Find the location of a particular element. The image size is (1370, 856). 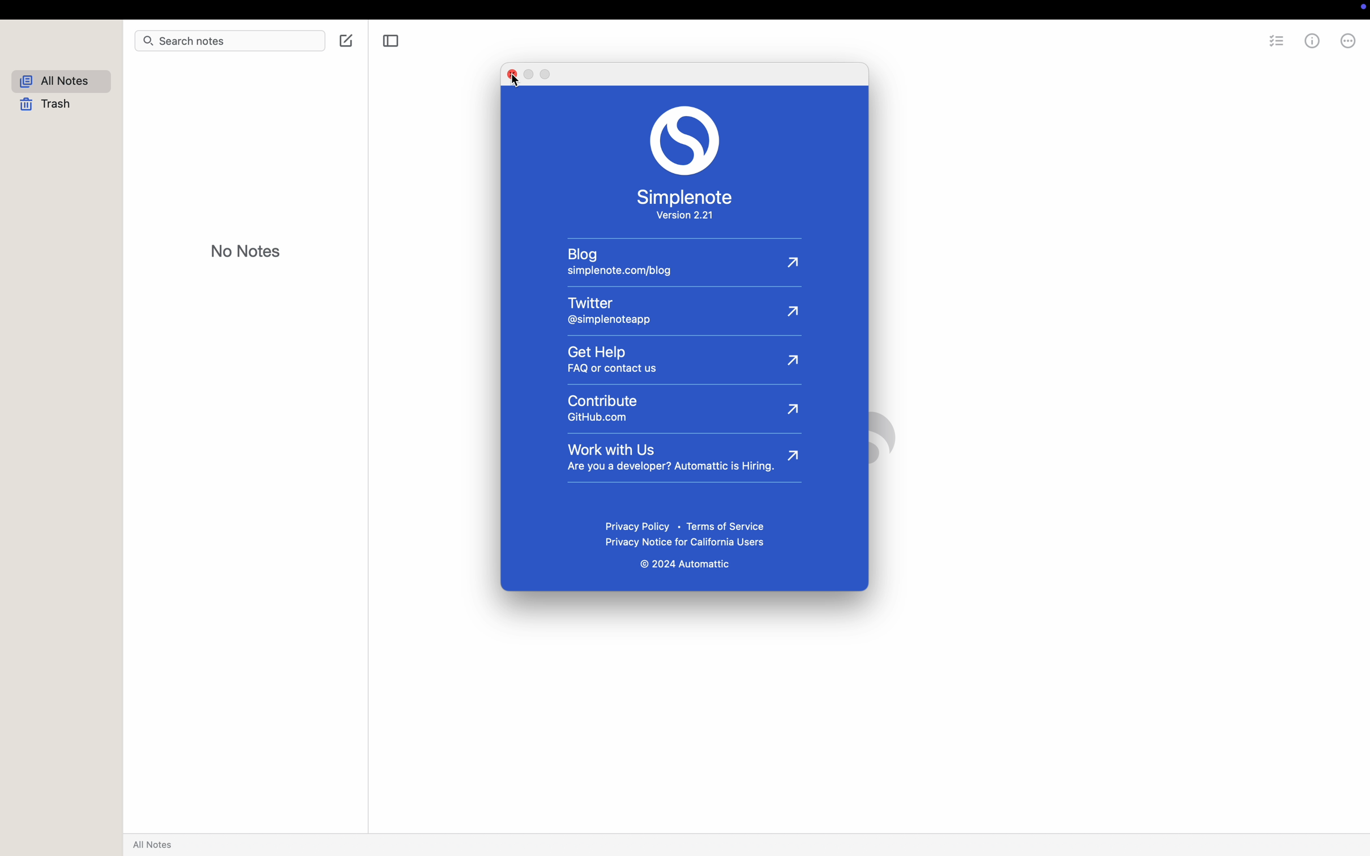

close bar is located at coordinates (392, 41).